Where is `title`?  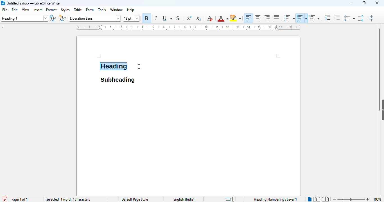
title is located at coordinates (34, 3).